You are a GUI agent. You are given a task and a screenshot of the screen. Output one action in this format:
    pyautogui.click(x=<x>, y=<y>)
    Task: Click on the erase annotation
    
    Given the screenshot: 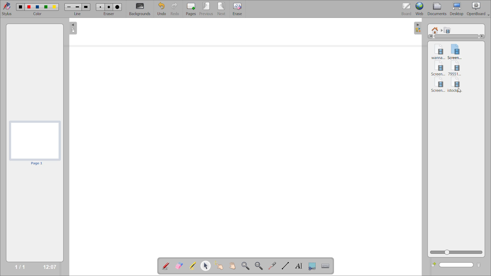 What is the action you would take?
    pyautogui.click(x=178, y=265)
    